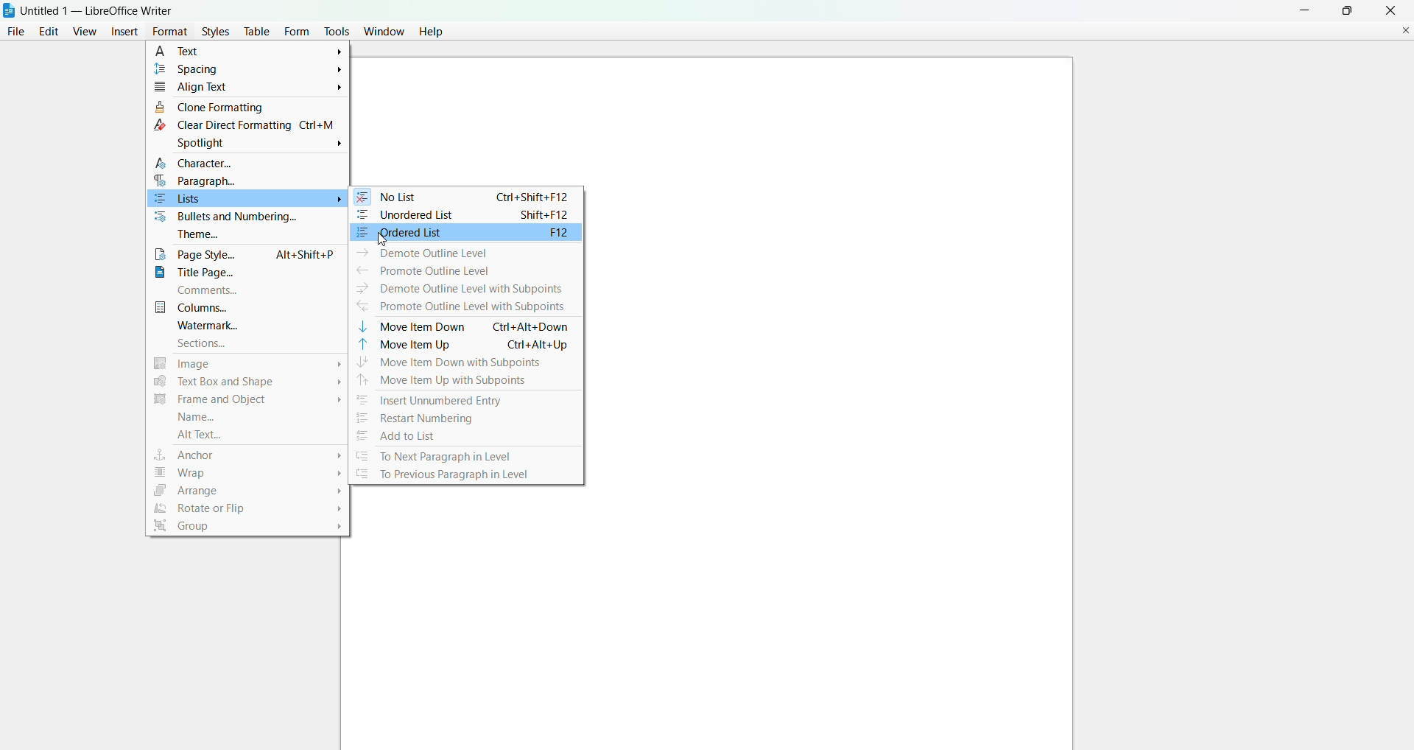  I want to click on clone formatting, so click(208, 108).